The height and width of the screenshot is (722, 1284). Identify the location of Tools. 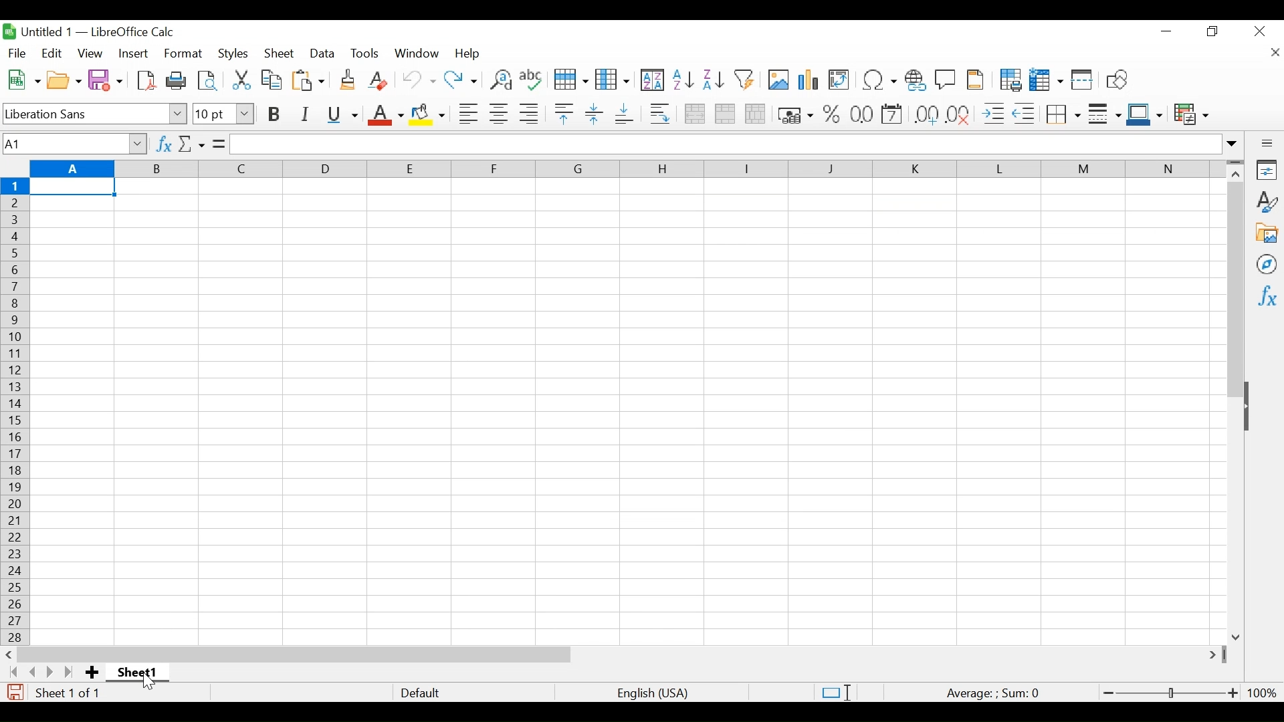
(366, 53).